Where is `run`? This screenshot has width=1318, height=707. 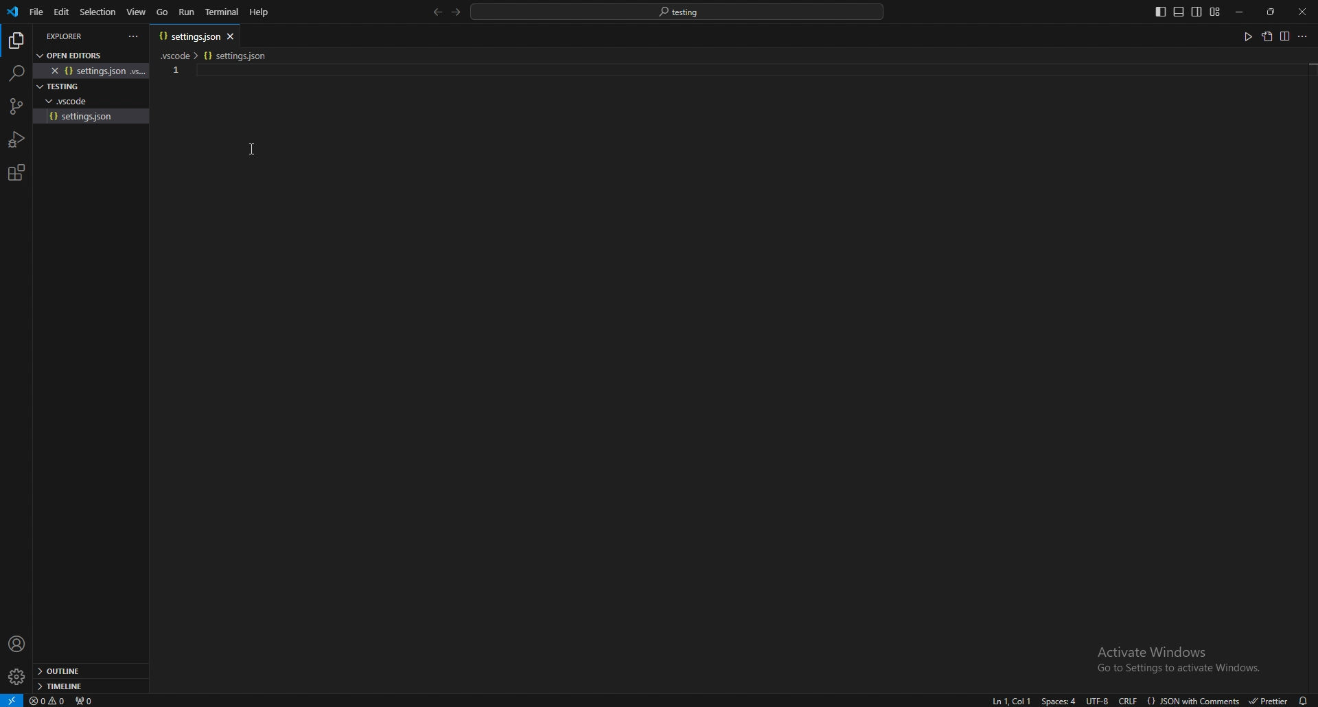
run is located at coordinates (188, 12).